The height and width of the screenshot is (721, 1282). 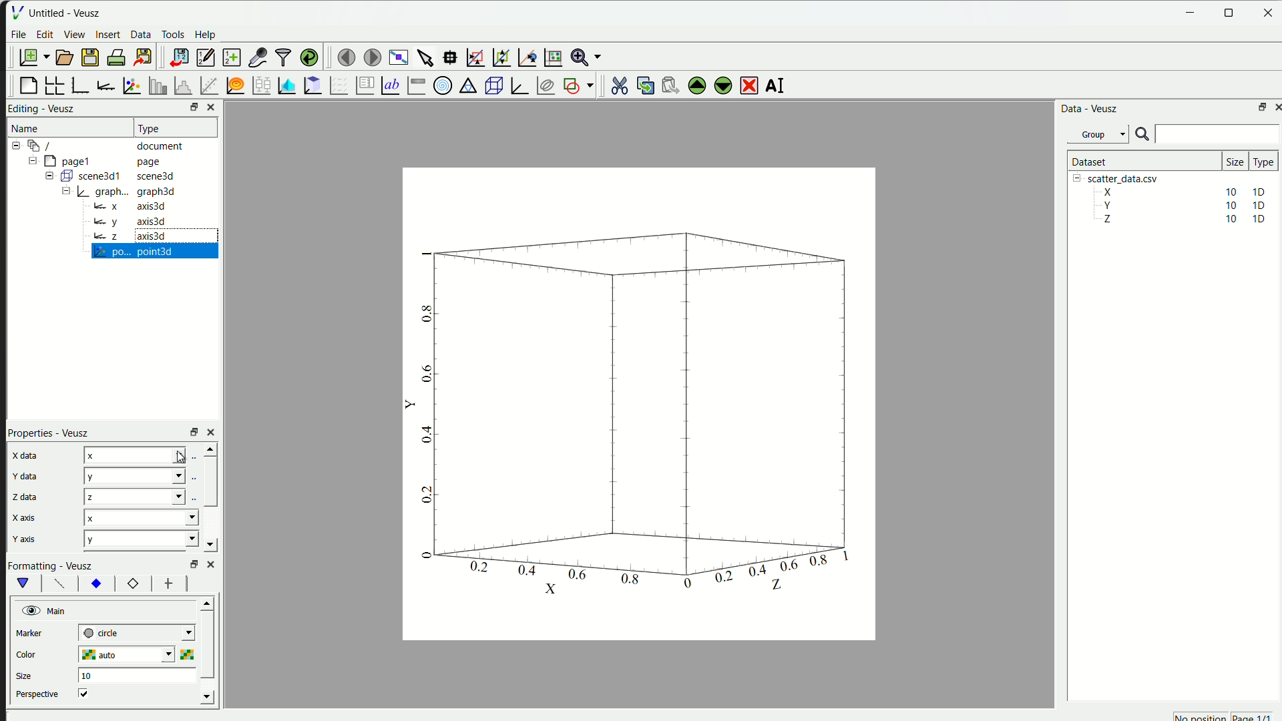 I want to click on paste the widget from the clipboard, so click(x=666, y=85).